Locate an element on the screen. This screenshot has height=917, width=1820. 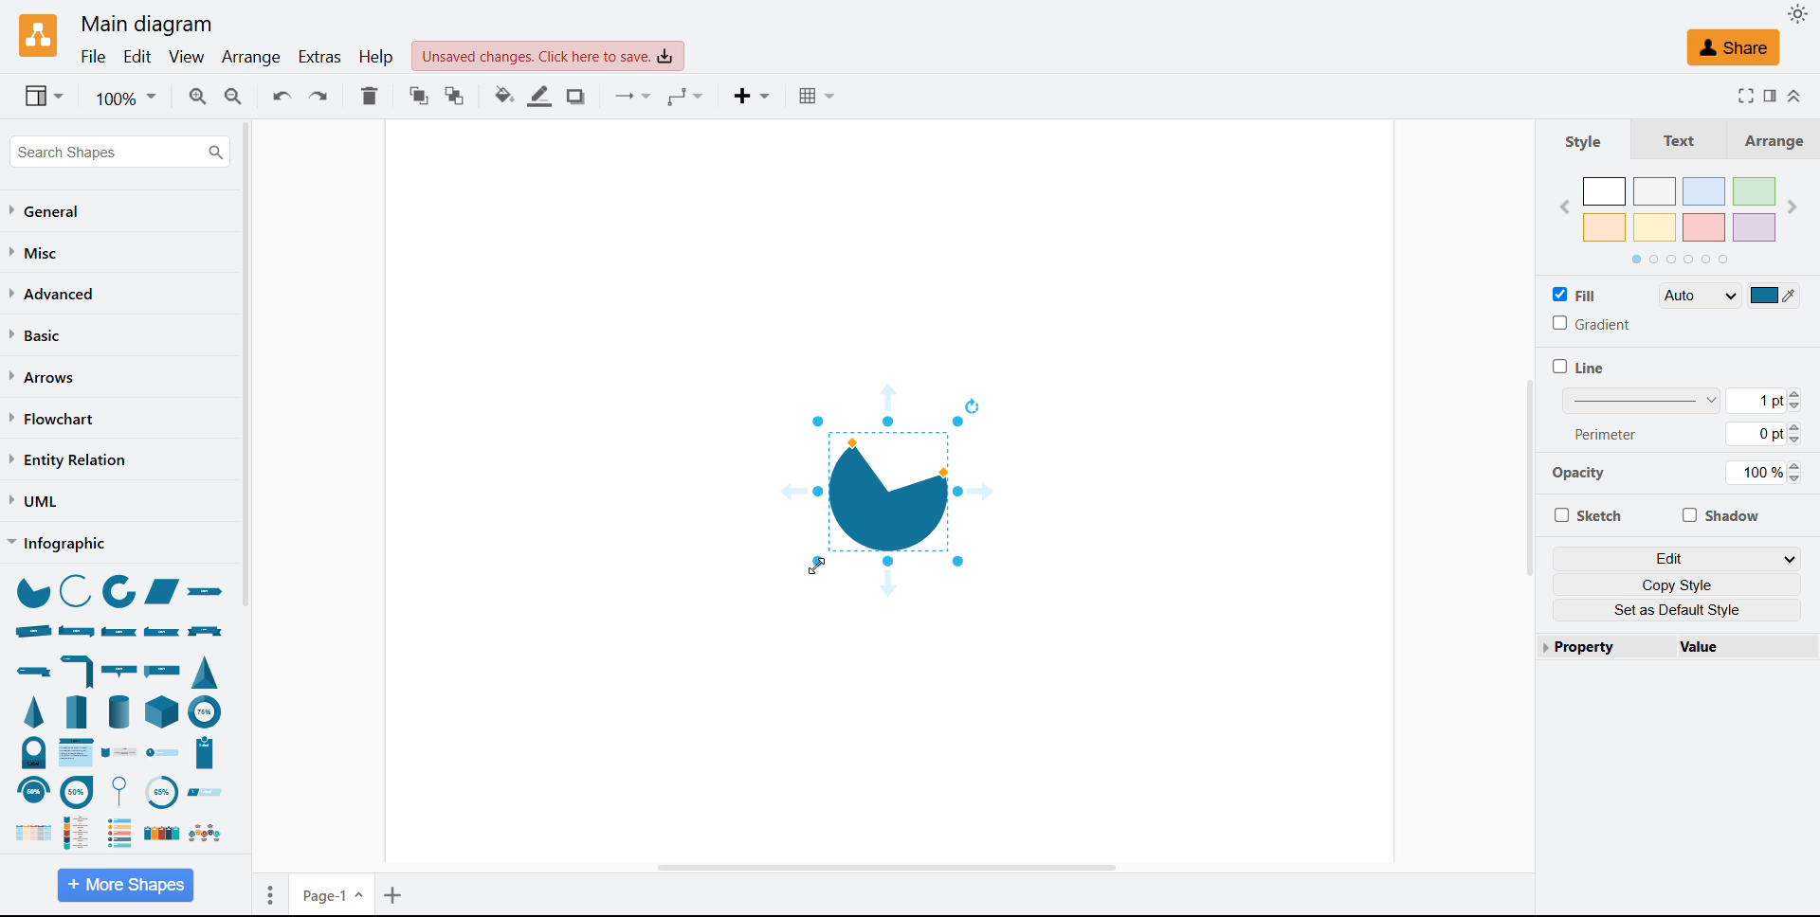
Delete  is located at coordinates (370, 96).